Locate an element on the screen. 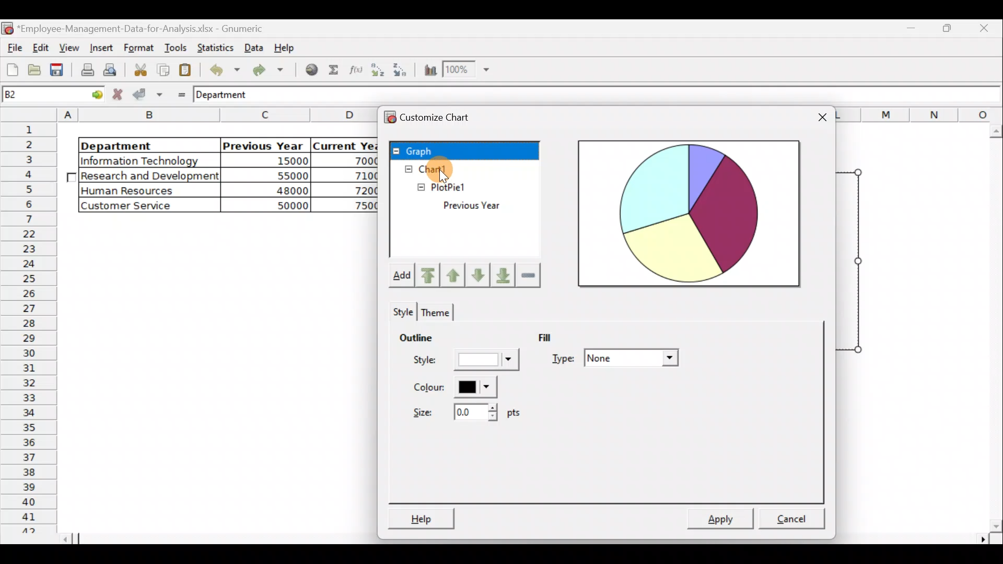 The height and width of the screenshot is (564, 1003). Sort in Ascending order is located at coordinates (377, 69).